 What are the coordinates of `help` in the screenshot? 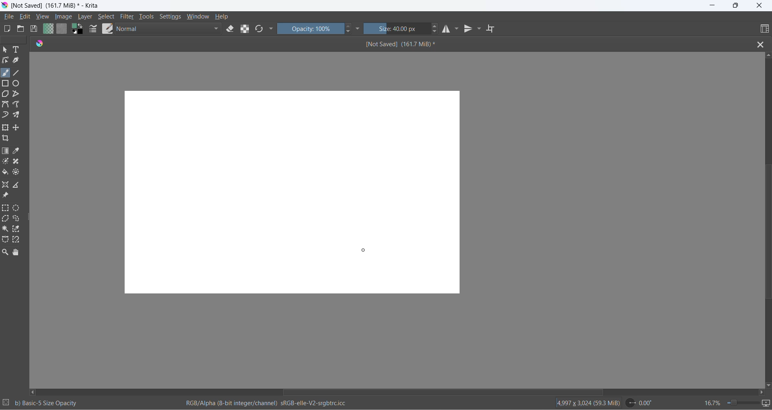 It's located at (222, 16).